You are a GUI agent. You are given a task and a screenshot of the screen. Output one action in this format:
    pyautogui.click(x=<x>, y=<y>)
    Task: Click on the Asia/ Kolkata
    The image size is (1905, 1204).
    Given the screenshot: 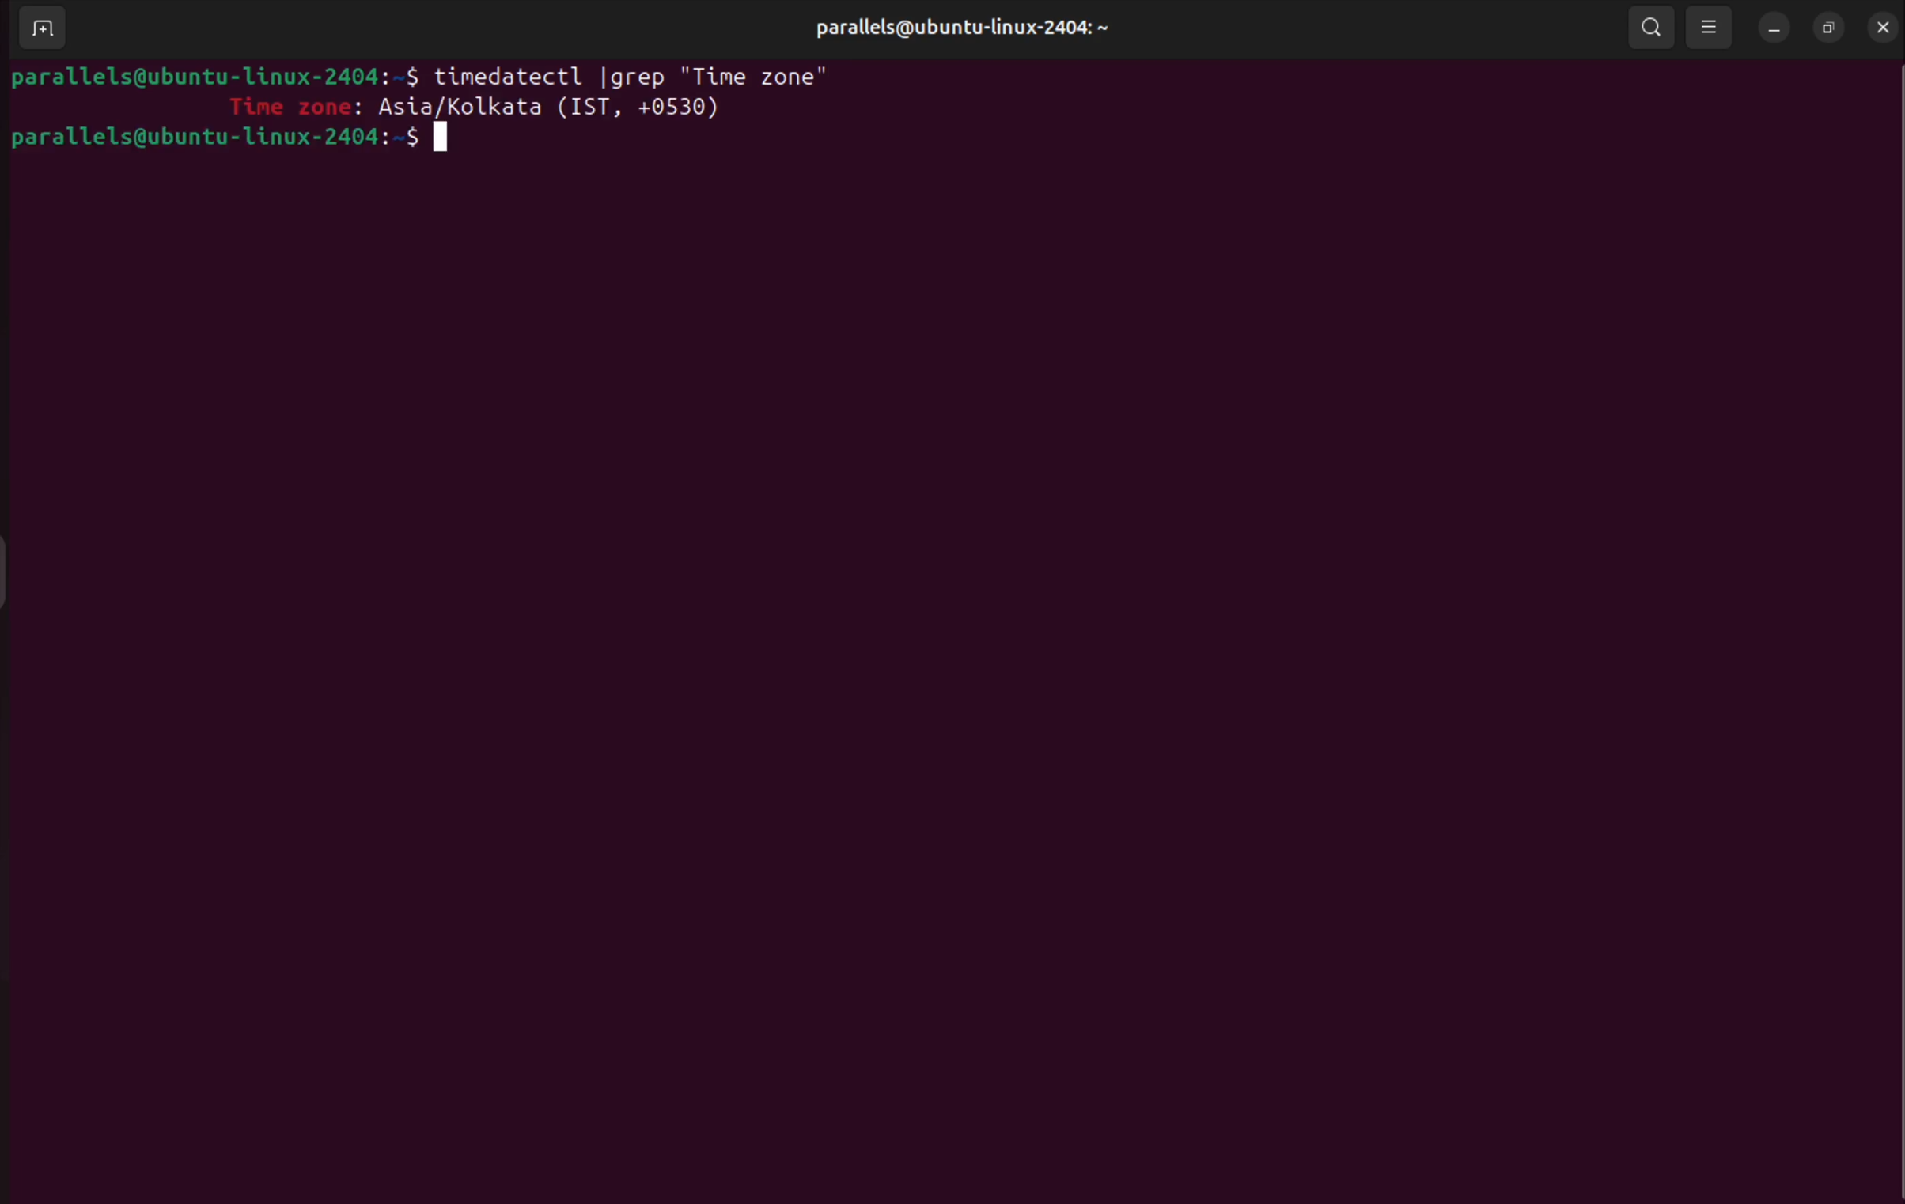 What is the action you would take?
    pyautogui.click(x=467, y=108)
    